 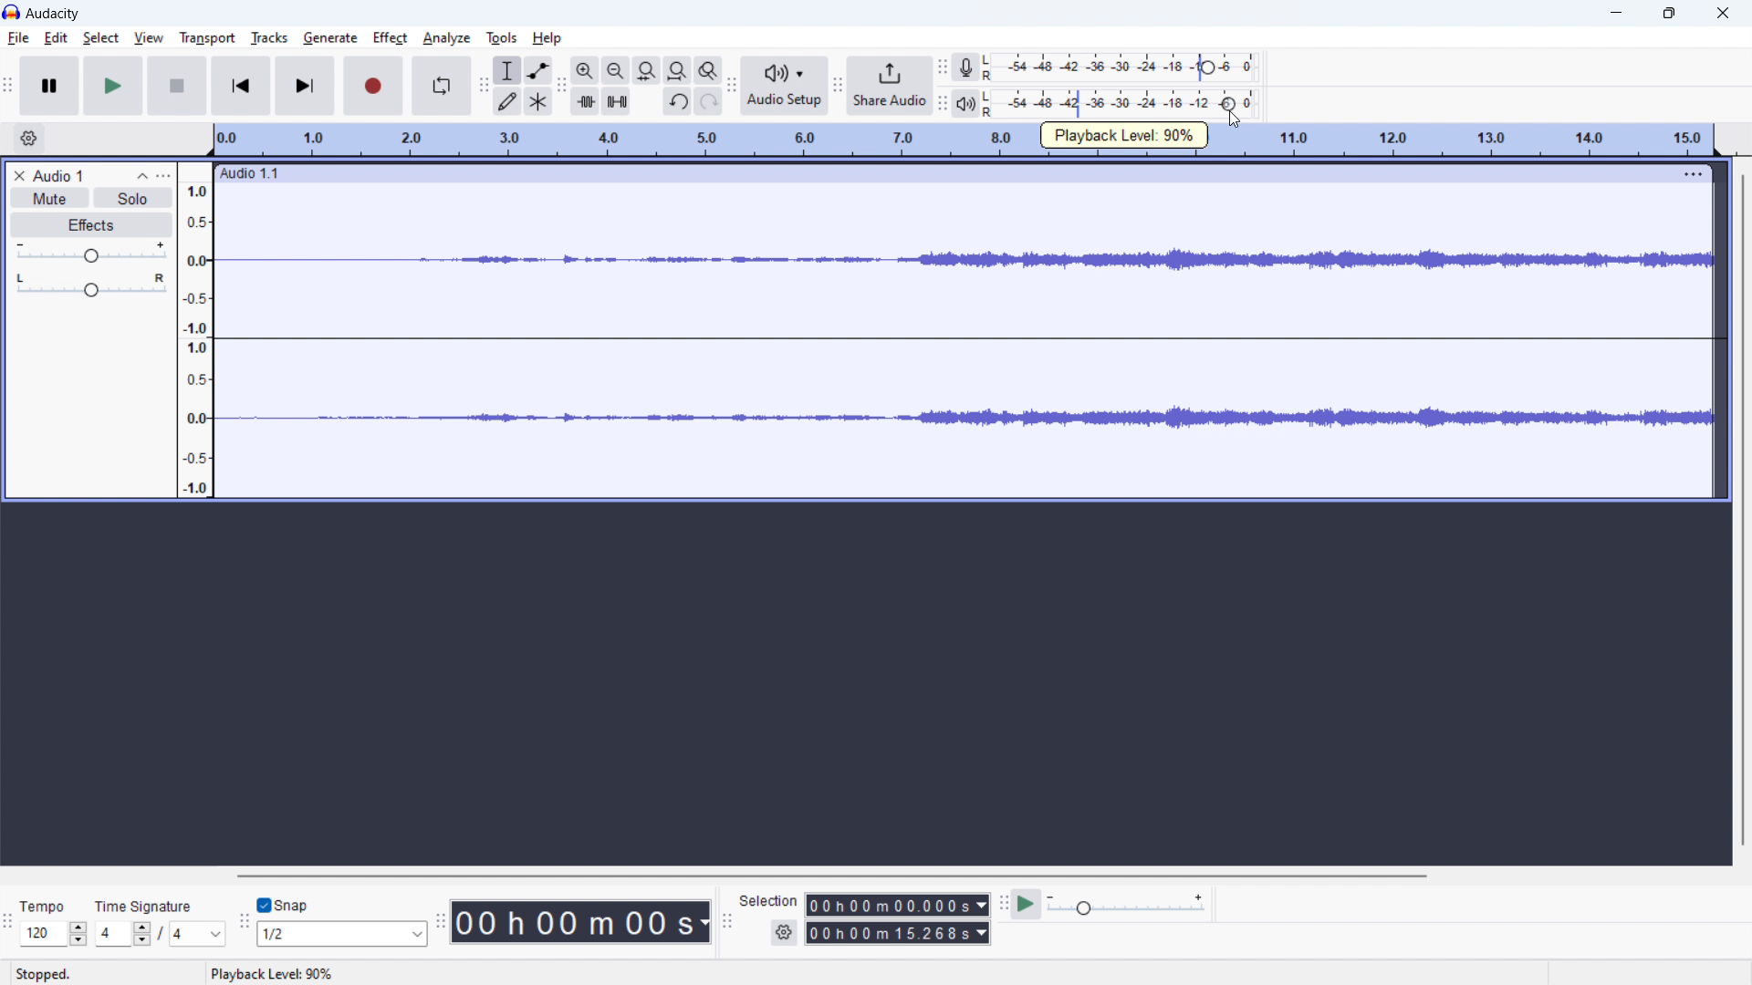 I want to click on cursor, so click(x=1236, y=123).